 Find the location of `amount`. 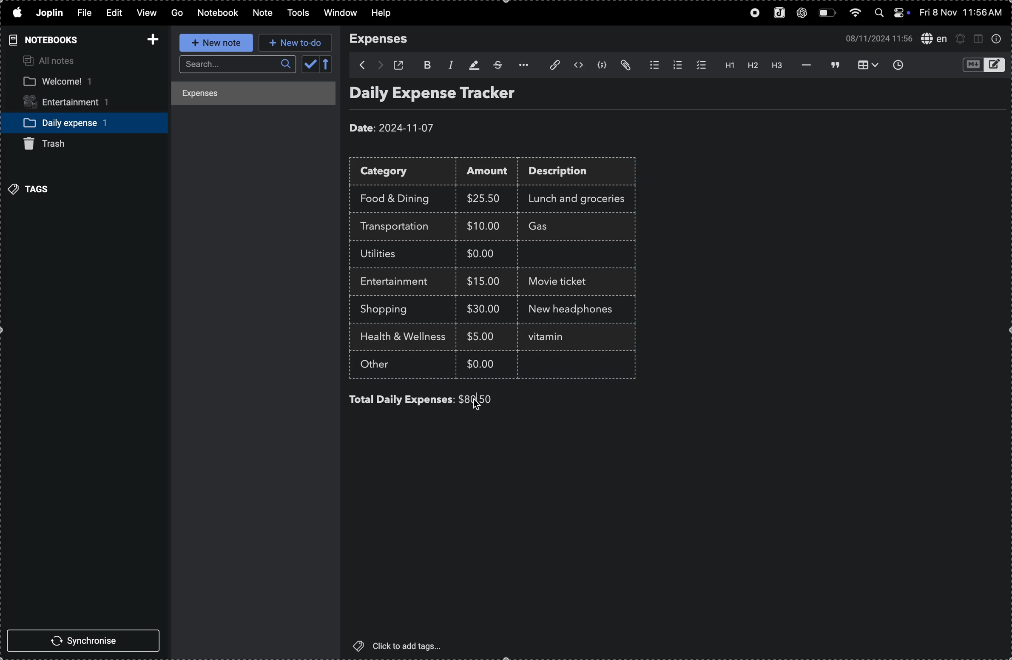

amount is located at coordinates (490, 172).